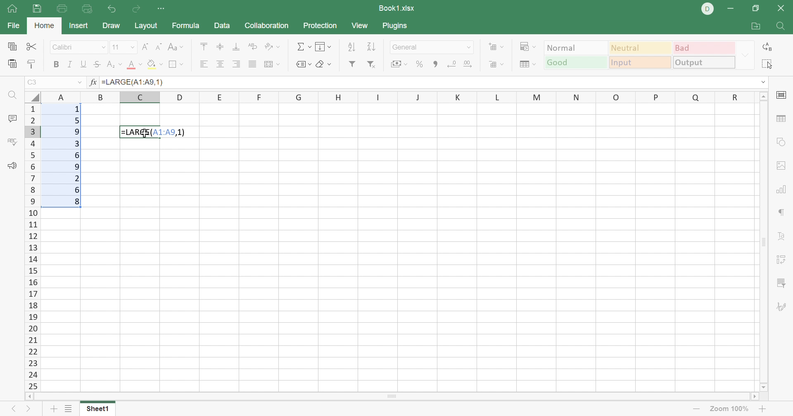 The height and width of the screenshot is (416, 793). I want to click on shape settings, so click(784, 143).